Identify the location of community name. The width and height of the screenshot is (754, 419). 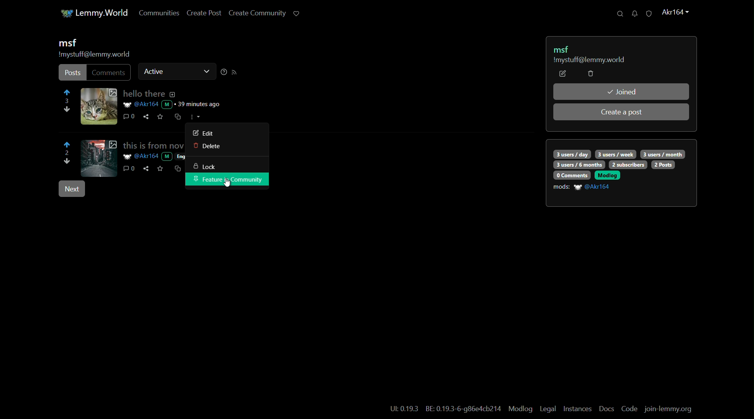
(67, 43).